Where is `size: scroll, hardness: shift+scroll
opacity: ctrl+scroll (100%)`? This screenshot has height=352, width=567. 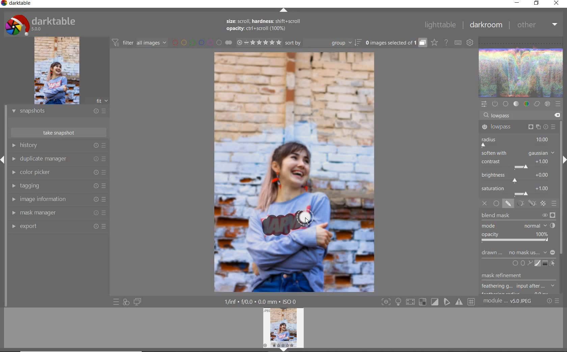 size: scroll, hardness: shift+scroll
opacity: ctrl+scroll (100%) is located at coordinates (265, 26).